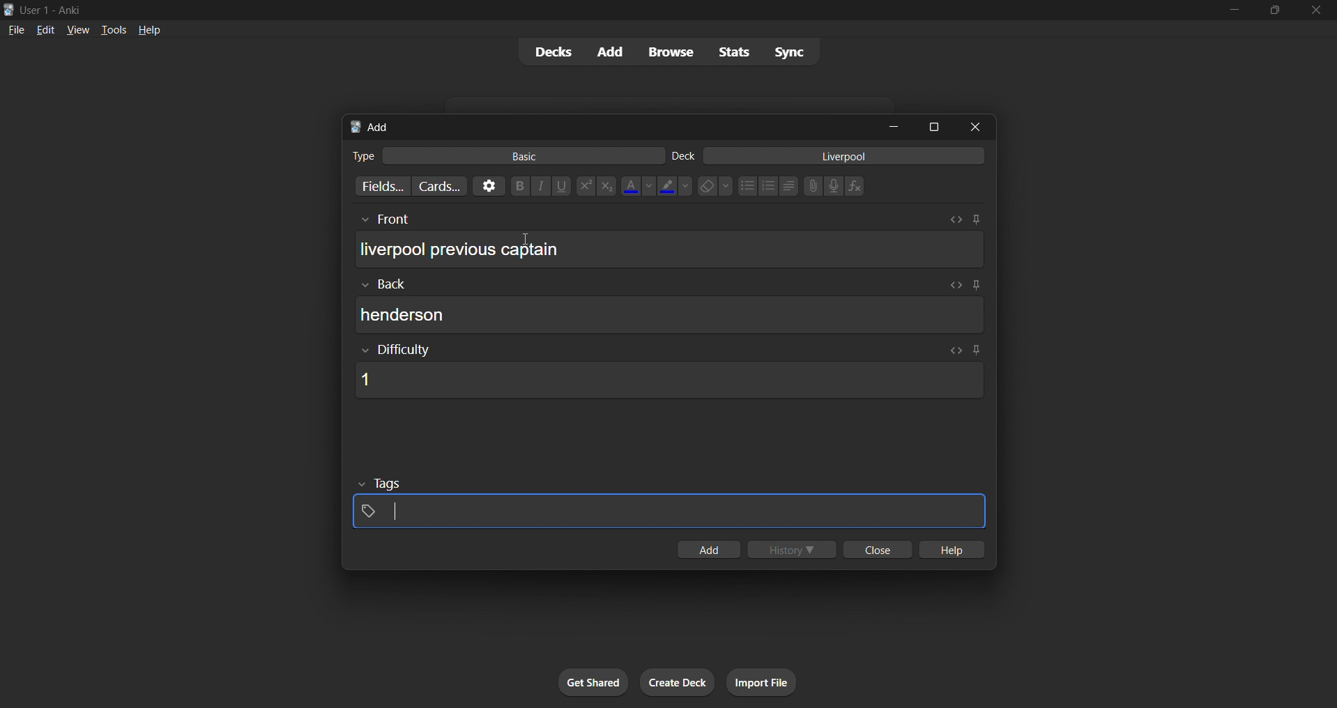 This screenshot has height=708, width=1337. I want to click on font color, so click(634, 185).